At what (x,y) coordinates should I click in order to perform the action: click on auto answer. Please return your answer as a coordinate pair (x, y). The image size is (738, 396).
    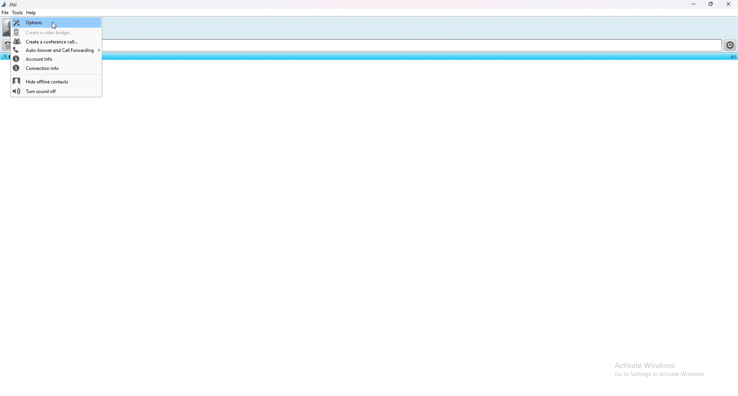
    Looking at the image, I should click on (56, 50).